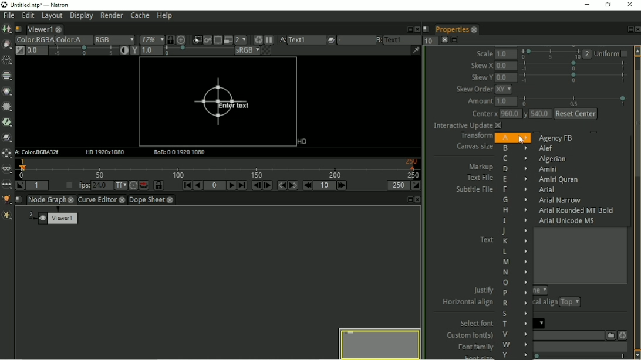 The height and width of the screenshot is (360, 641). I want to click on Gain, so click(36, 50).